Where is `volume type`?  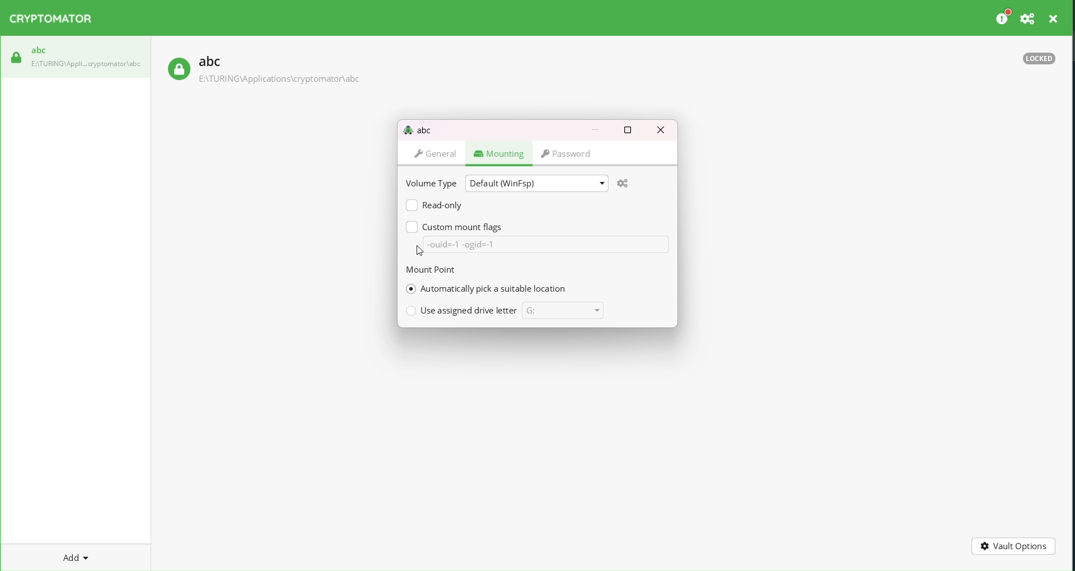
volume type is located at coordinates (430, 183).